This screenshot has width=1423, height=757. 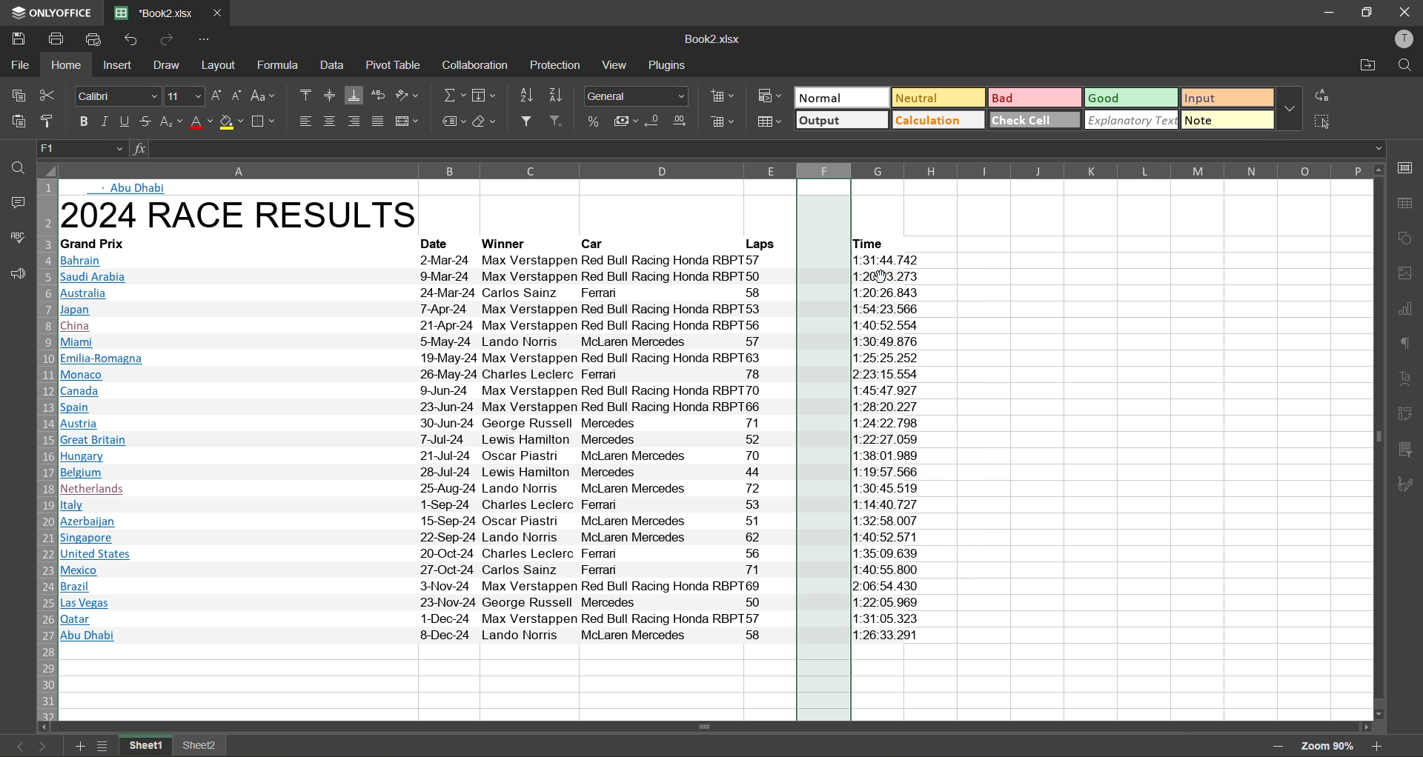 I want to click on 12:23:15.554, so click(x=894, y=373).